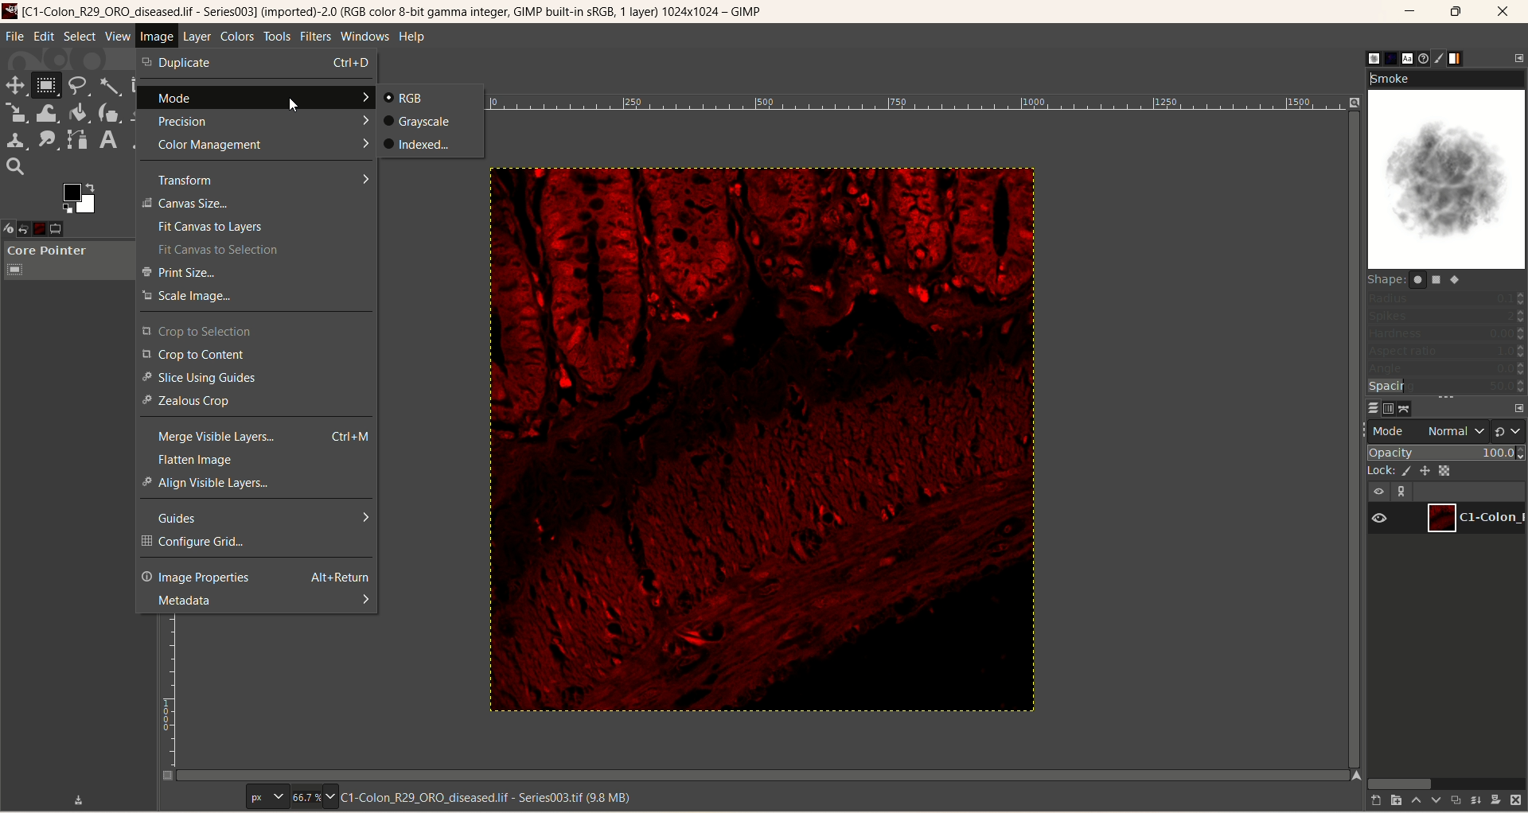 The width and height of the screenshot is (1528, 813). What do you see at coordinates (1417, 801) in the screenshot?
I see `raise this layer one step` at bounding box center [1417, 801].